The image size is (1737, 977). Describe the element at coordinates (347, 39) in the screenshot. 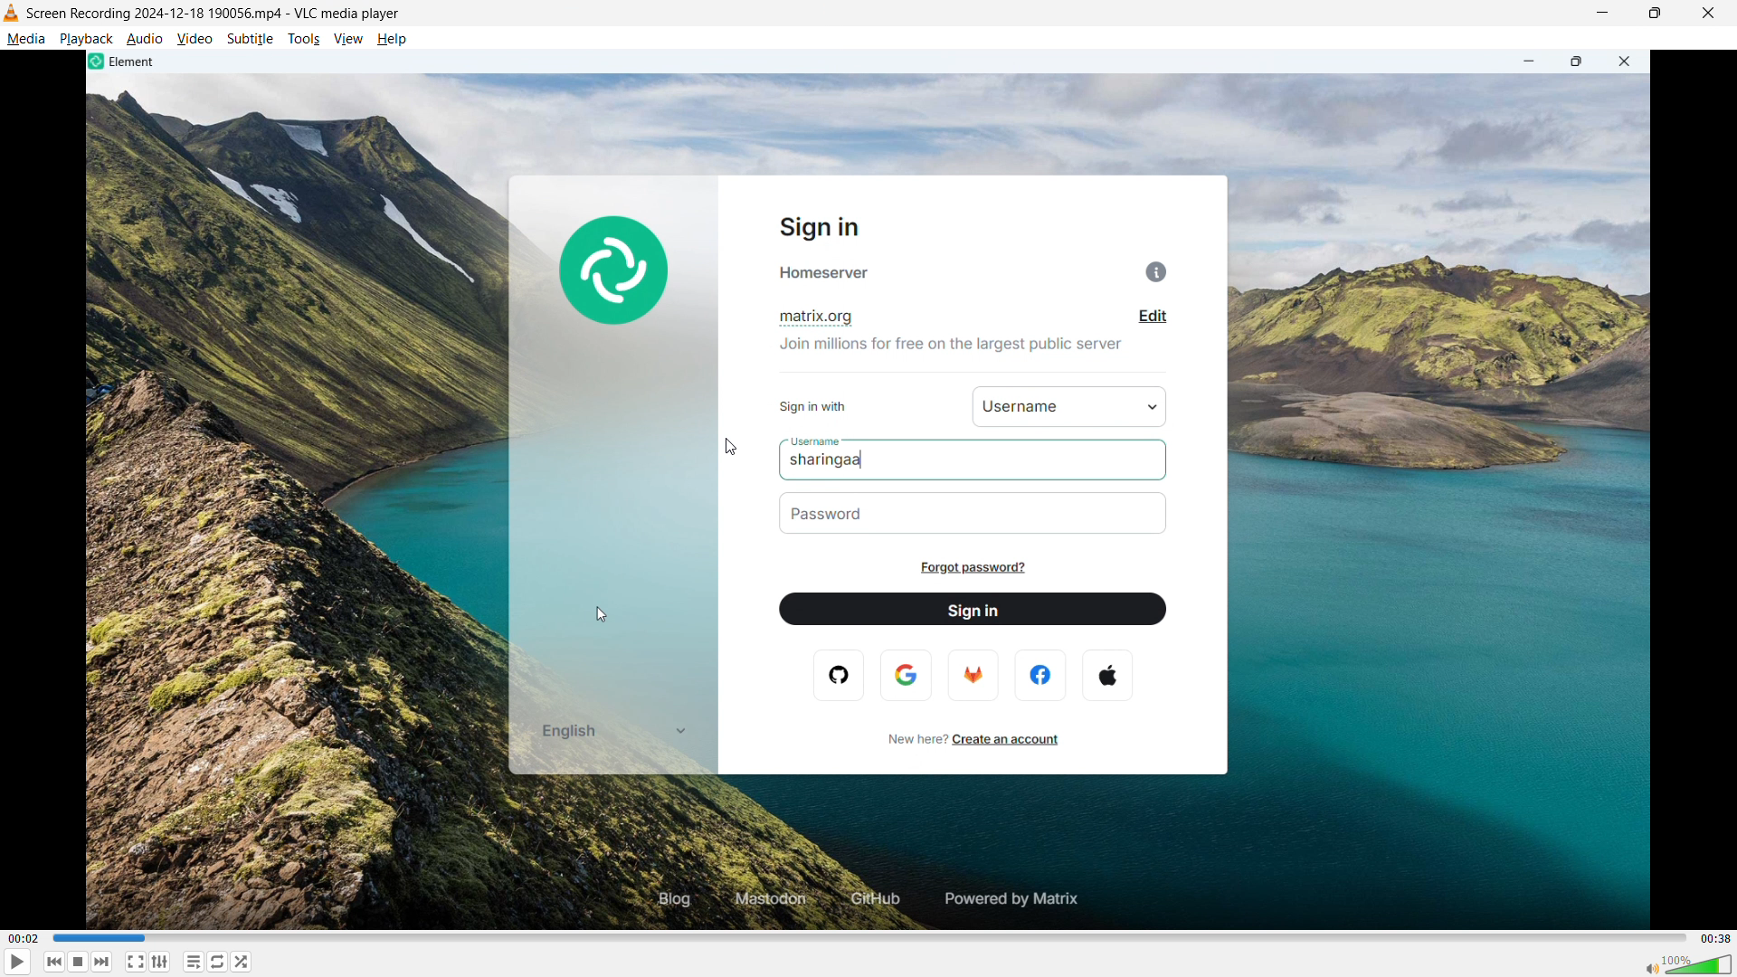

I see `View ` at that location.